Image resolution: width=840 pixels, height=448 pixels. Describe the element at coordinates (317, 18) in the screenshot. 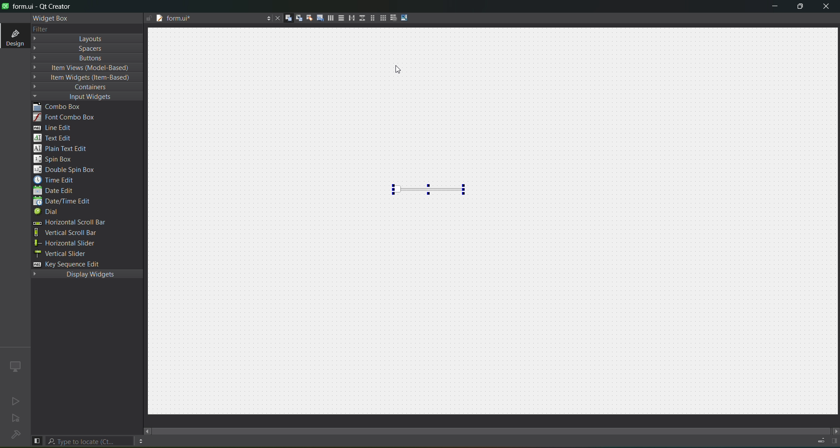

I see `tab order` at that location.